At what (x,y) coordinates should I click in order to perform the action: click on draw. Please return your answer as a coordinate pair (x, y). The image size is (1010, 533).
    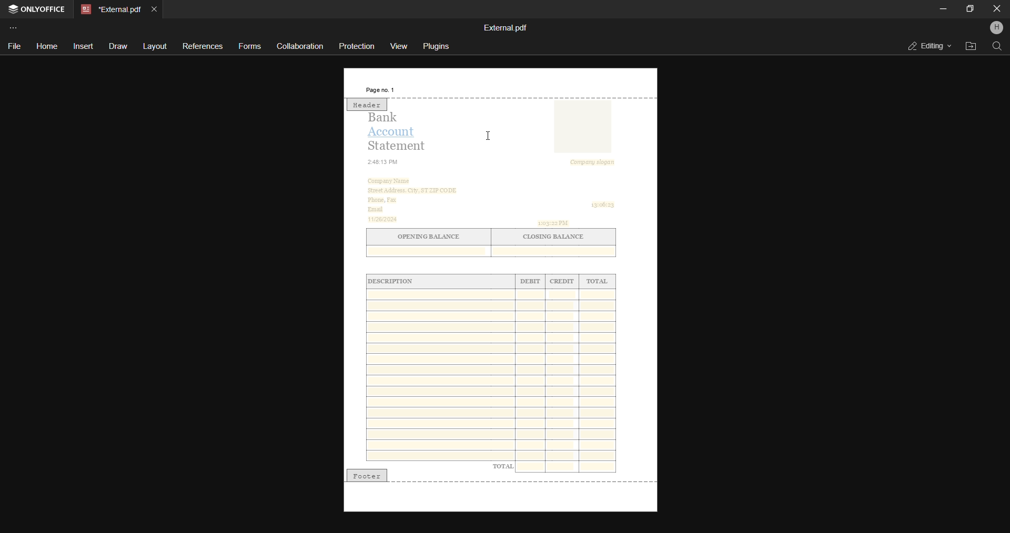
    Looking at the image, I should click on (116, 46).